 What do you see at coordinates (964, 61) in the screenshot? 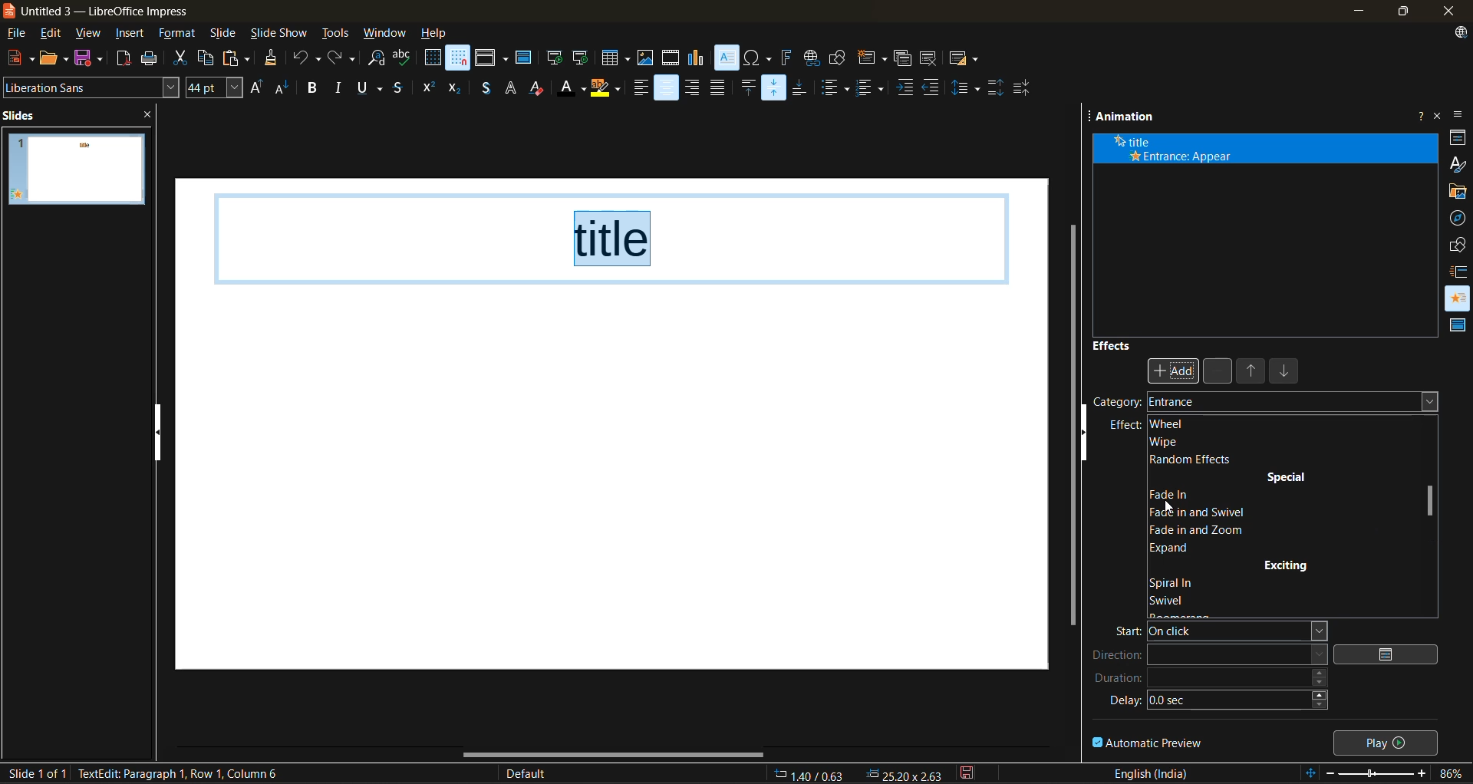
I see `slide layout` at bounding box center [964, 61].